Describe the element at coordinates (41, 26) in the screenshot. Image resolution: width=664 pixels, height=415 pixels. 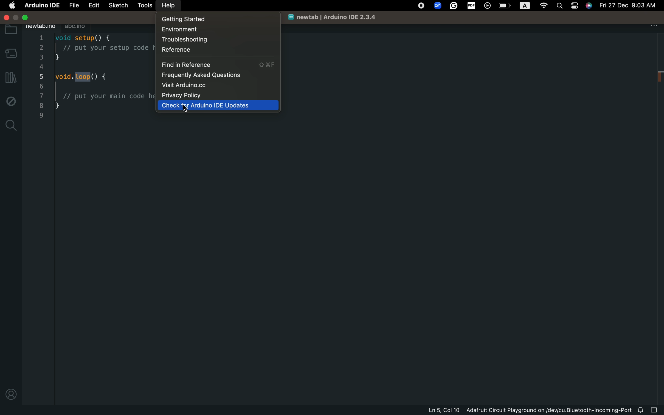
I see `newrab.ino` at that location.